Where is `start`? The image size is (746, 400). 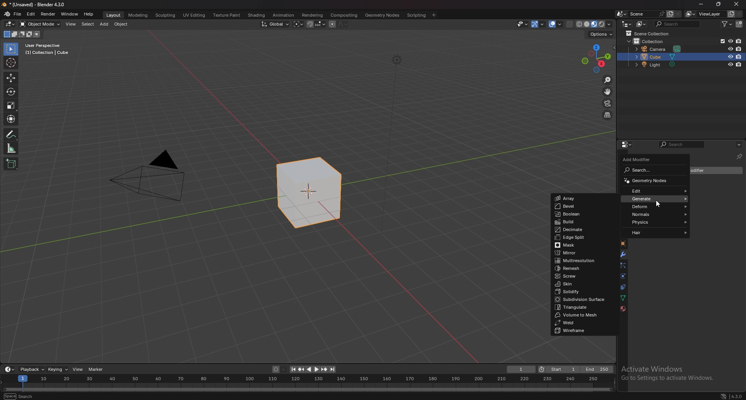
start is located at coordinates (559, 369).